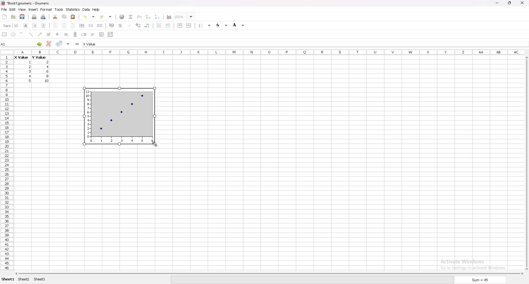  What do you see at coordinates (140, 17) in the screenshot?
I see `function` at bounding box center [140, 17].